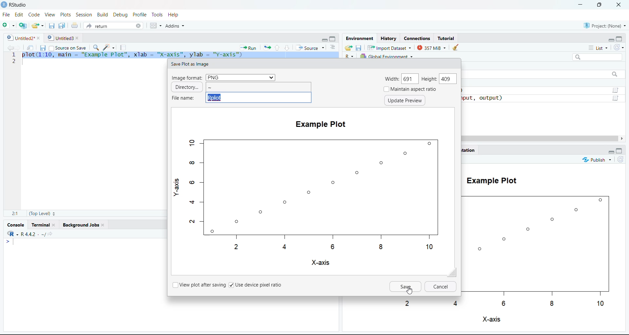  I want to click on Go to previous section/chunk (Ctrl + PgUp), so click(277, 48).